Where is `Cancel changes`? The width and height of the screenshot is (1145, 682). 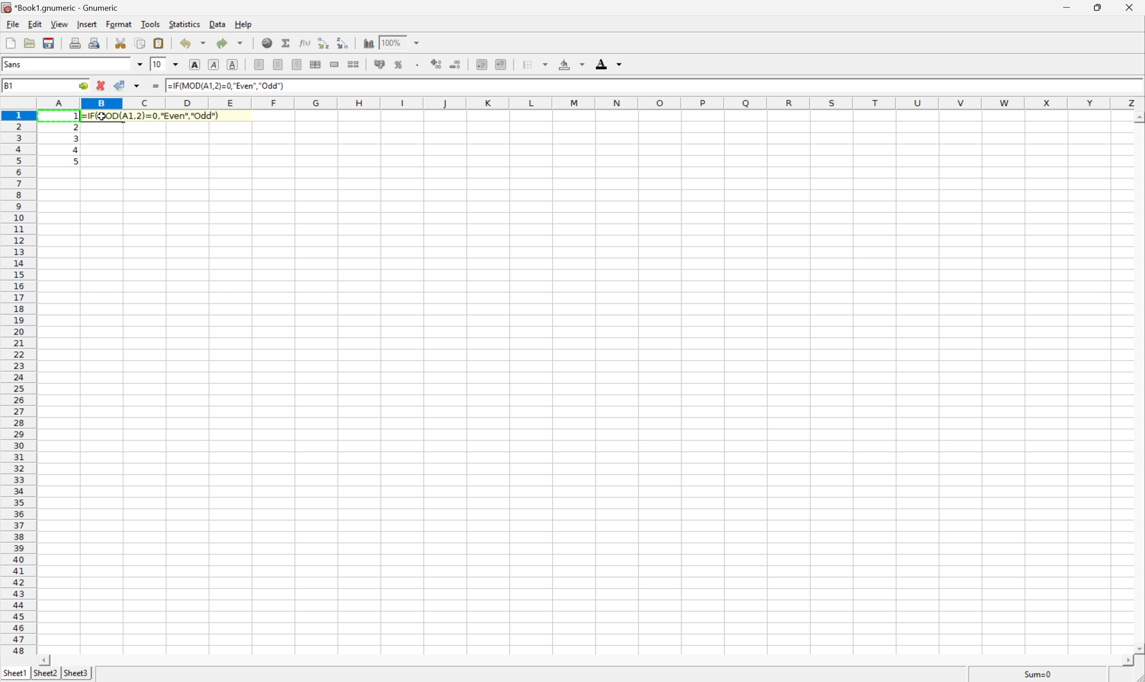
Cancel changes is located at coordinates (99, 85).